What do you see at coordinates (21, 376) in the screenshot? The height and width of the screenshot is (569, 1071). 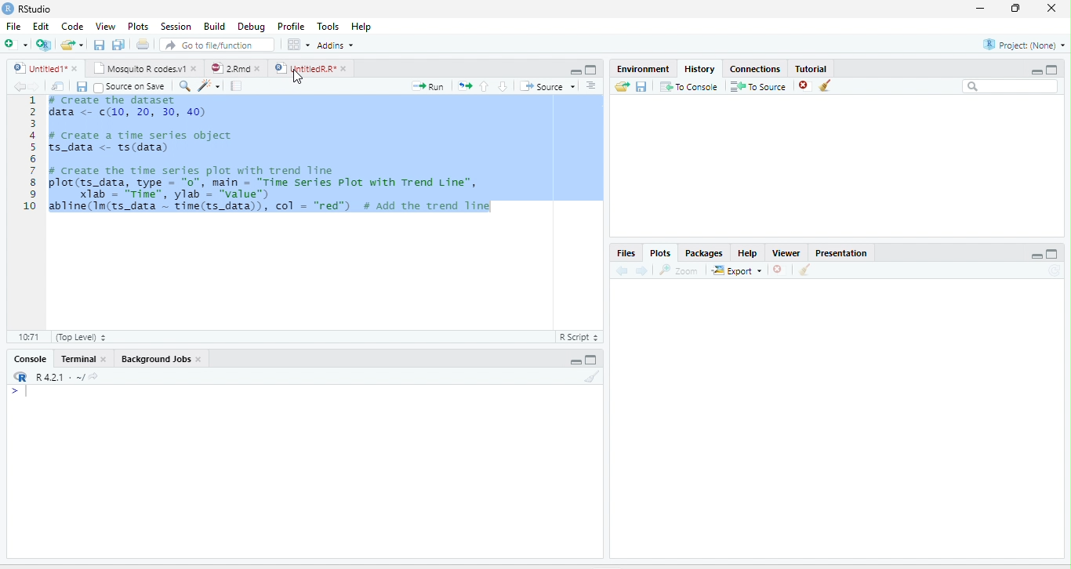 I see `R` at bounding box center [21, 376].